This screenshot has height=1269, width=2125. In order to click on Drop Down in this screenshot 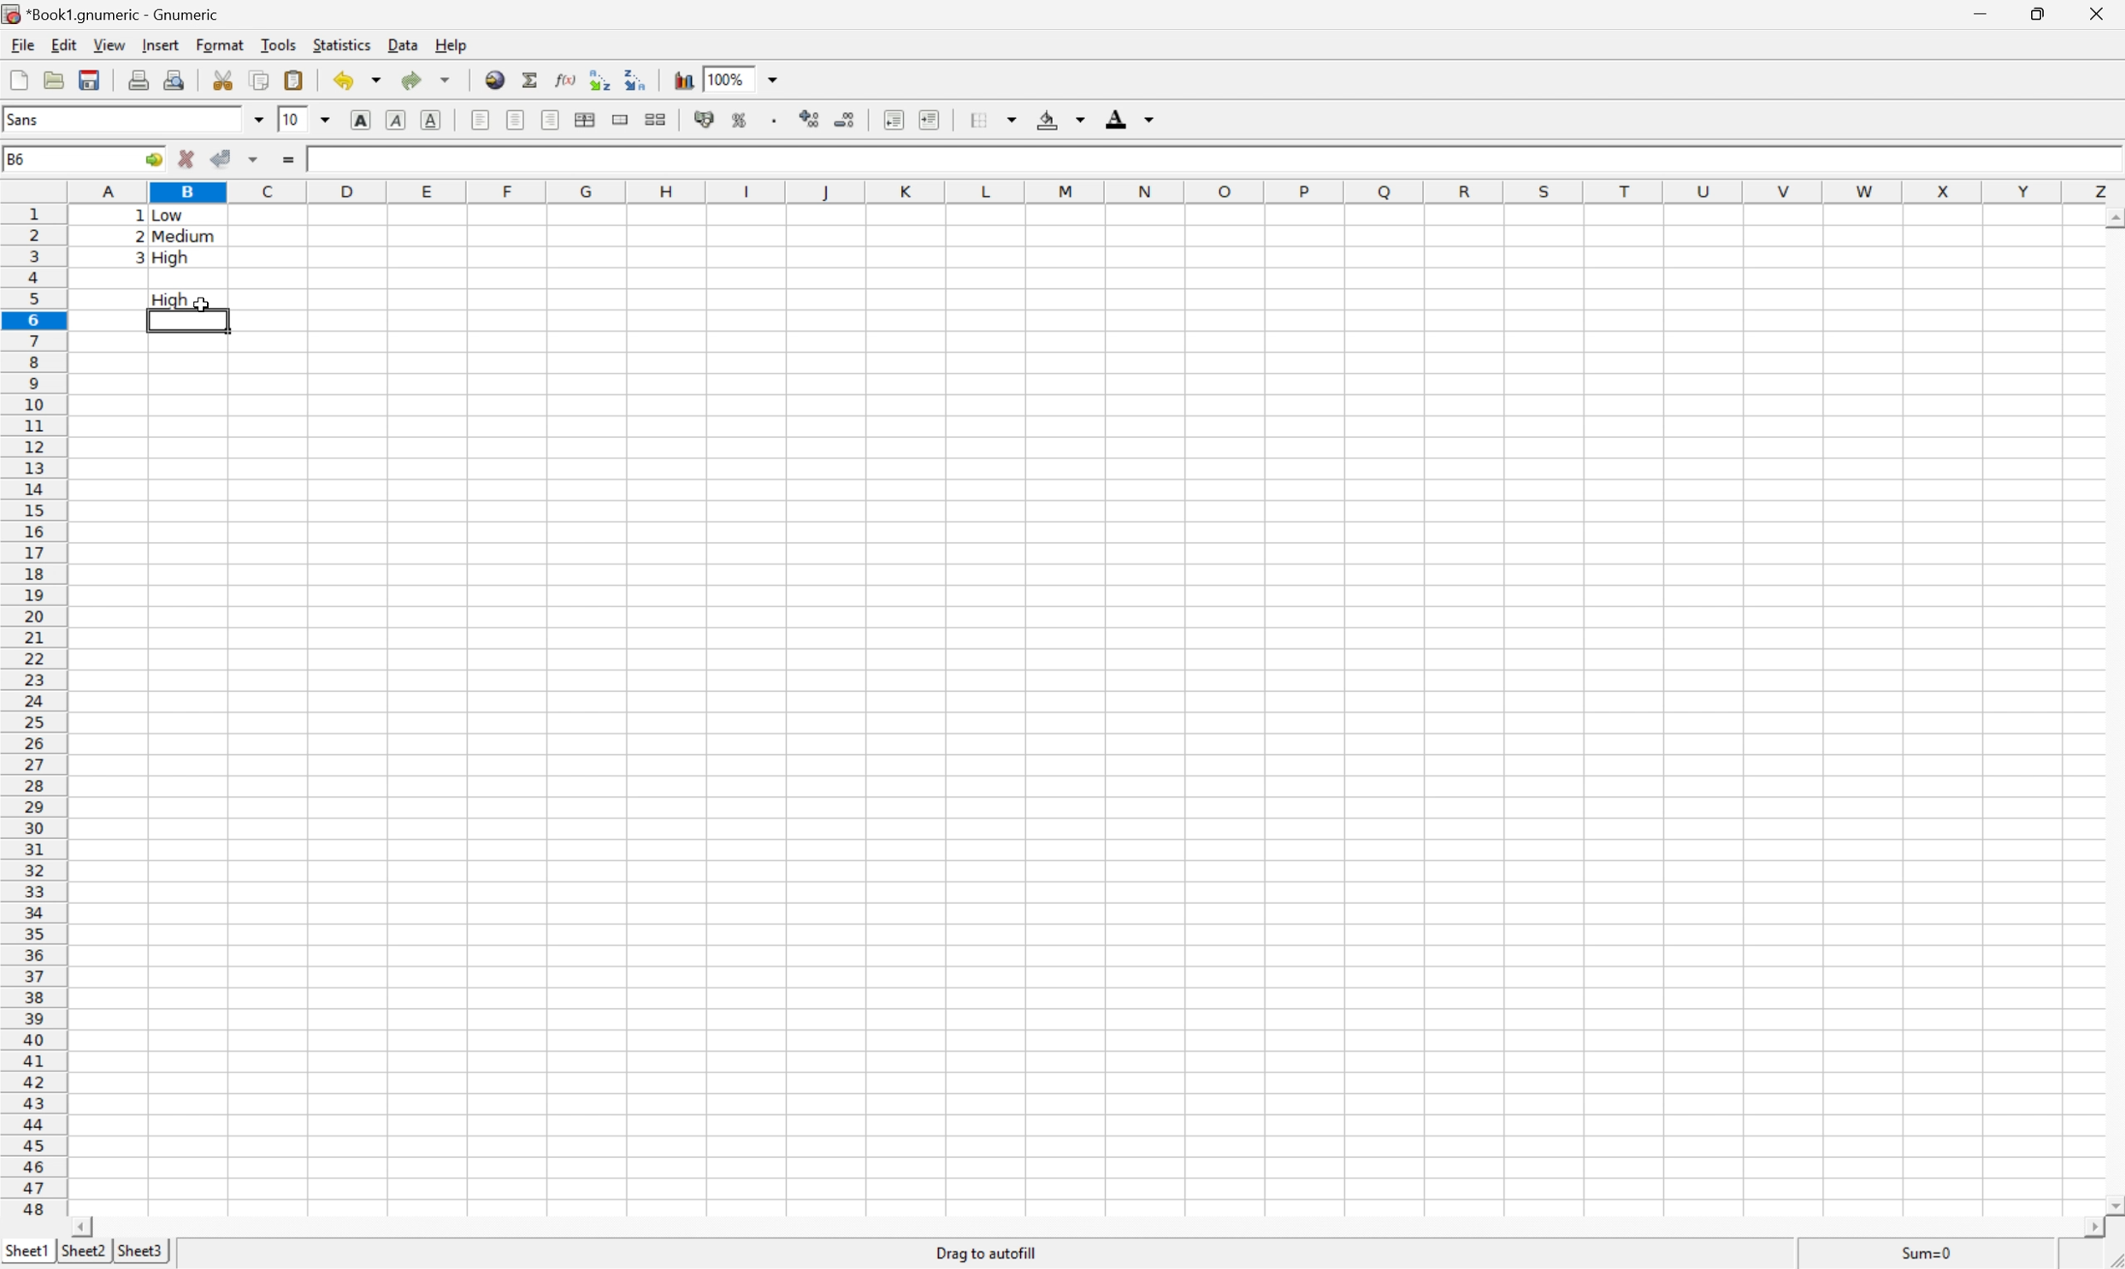, I will do `click(775, 80)`.